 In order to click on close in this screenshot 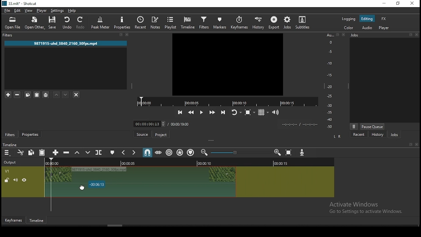, I will do `click(418, 145)`.